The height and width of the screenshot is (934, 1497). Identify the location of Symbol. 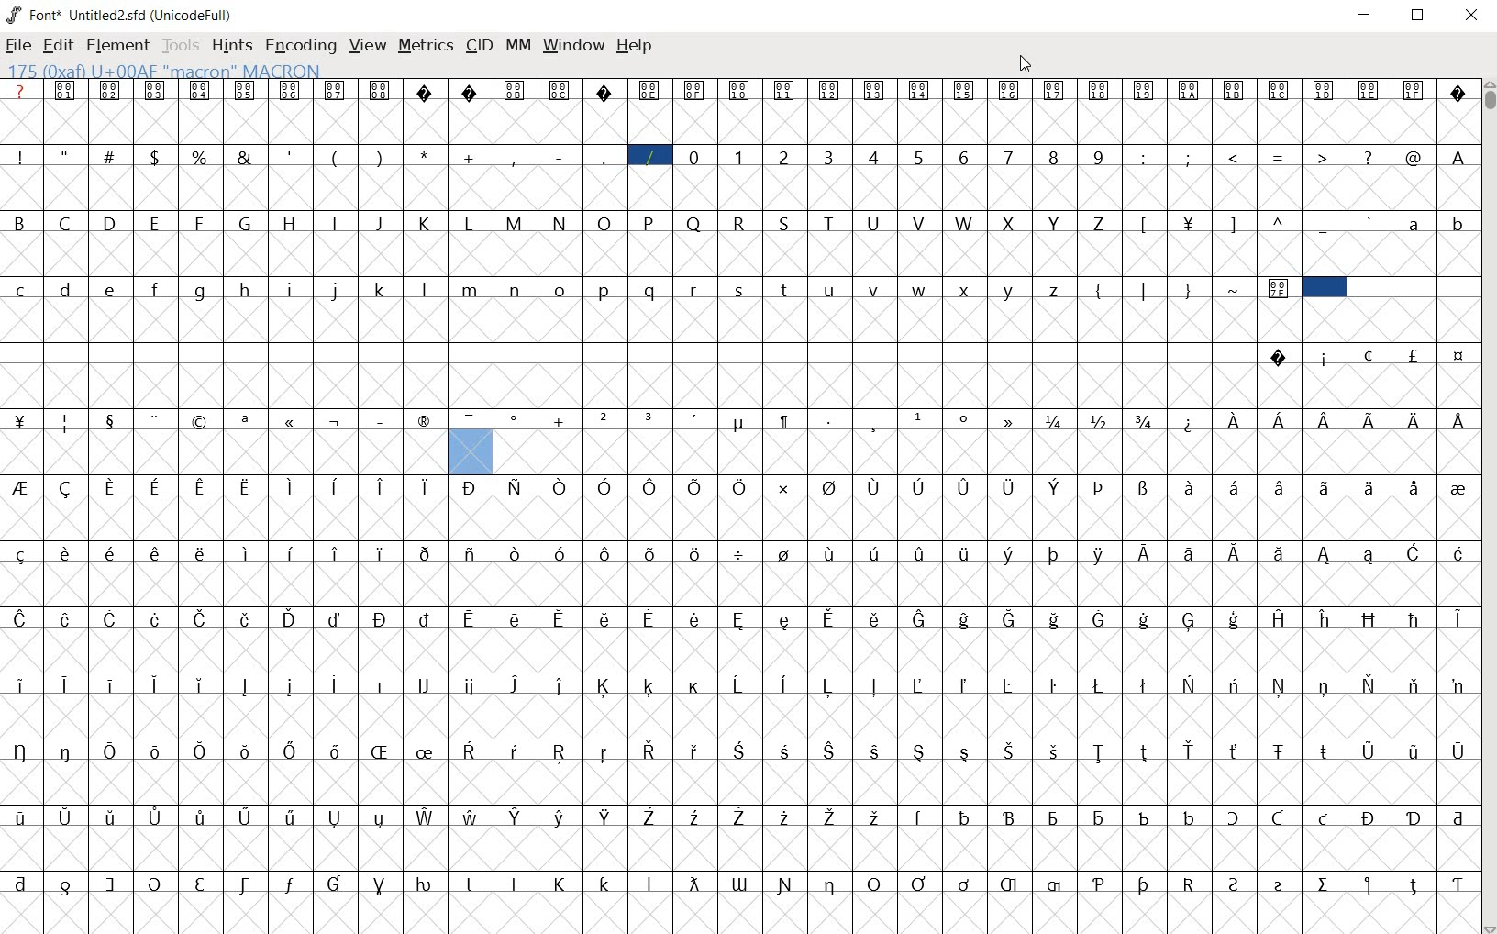
(649, 686).